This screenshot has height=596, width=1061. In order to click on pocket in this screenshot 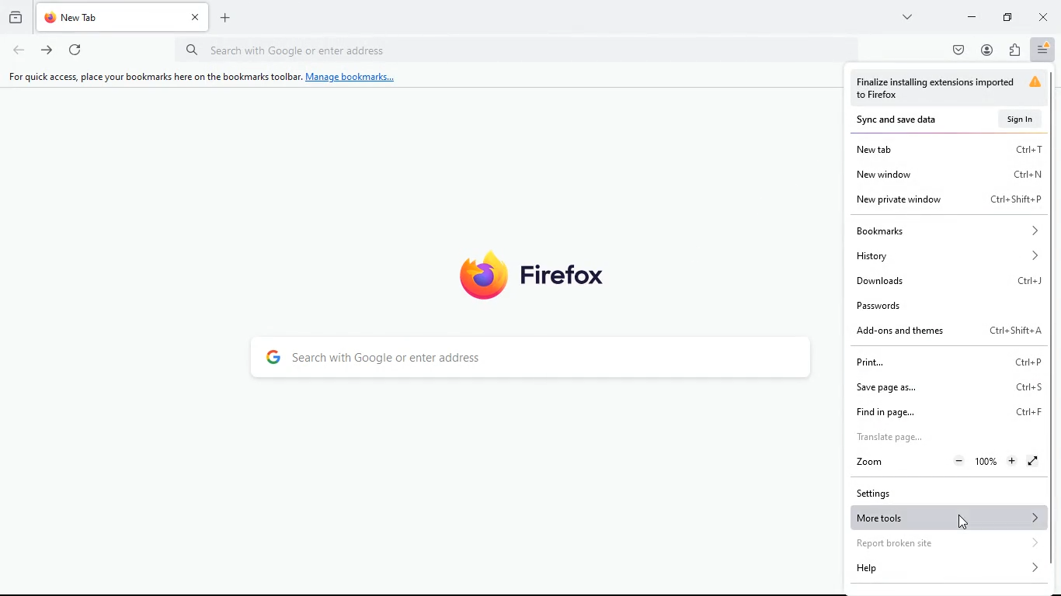, I will do `click(958, 50)`.